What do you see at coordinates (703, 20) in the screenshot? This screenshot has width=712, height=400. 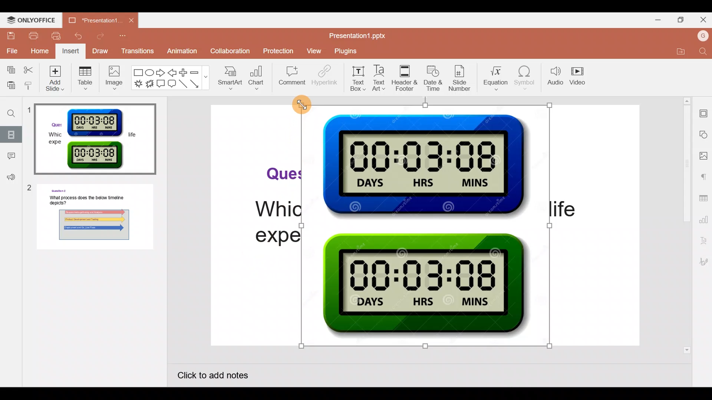 I see `Close` at bounding box center [703, 20].